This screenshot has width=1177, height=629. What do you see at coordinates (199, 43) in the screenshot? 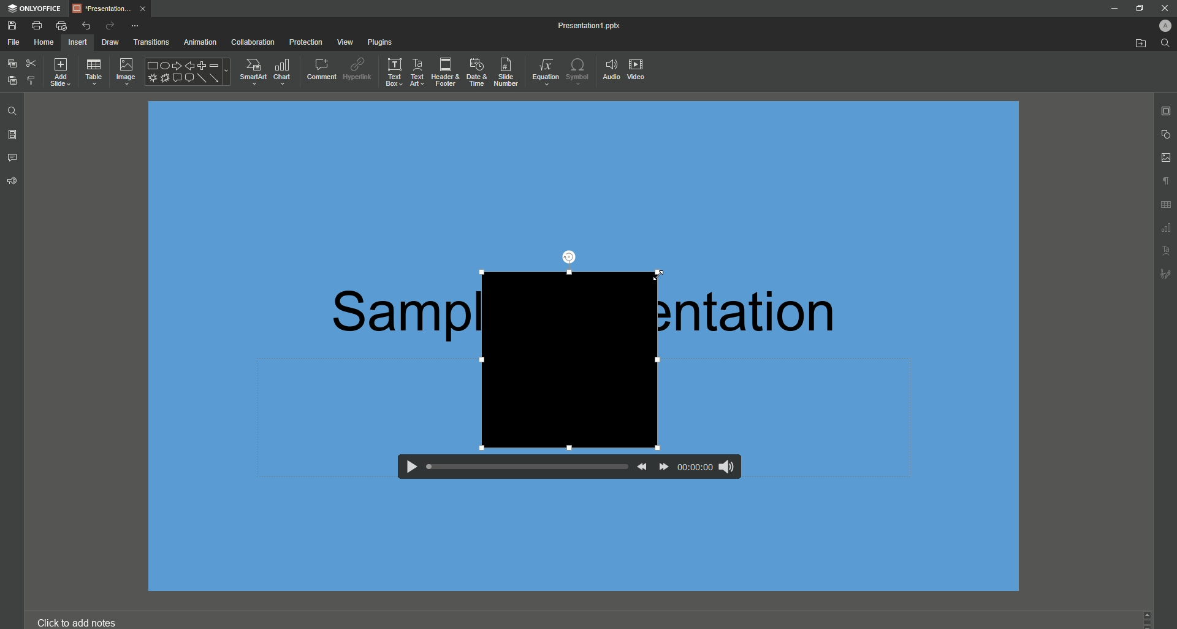
I see `Animation` at bounding box center [199, 43].